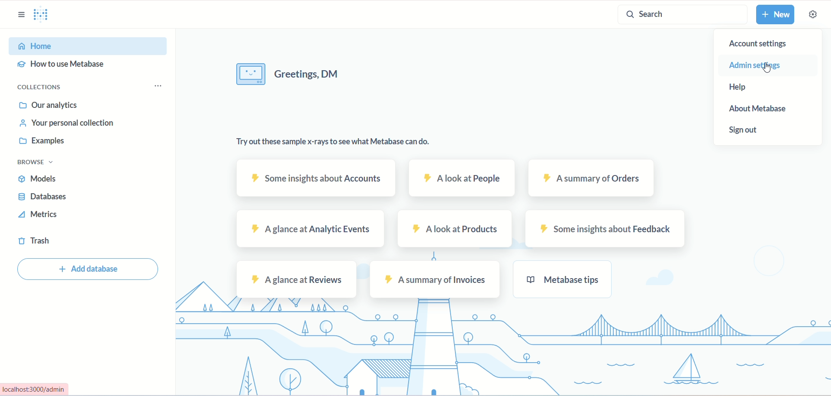 This screenshot has width=831, height=396. I want to click on settings, so click(813, 14).